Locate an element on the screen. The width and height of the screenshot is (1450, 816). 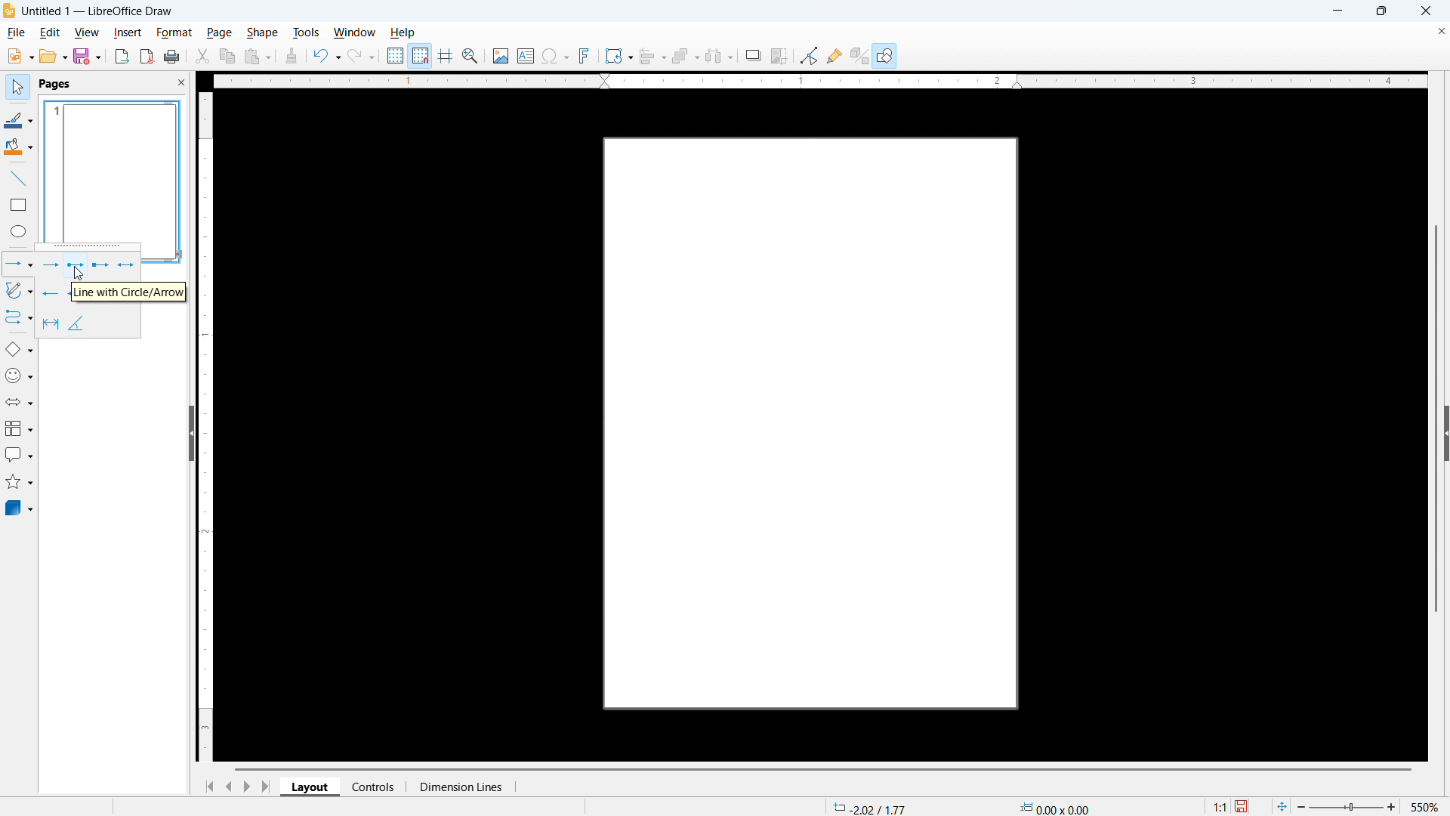
Line with circle  is located at coordinates (75, 266).